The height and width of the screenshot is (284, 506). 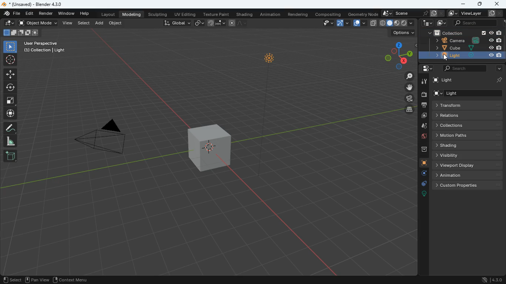 What do you see at coordinates (410, 14) in the screenshot?
I see `scene` at bounding box center [410, 14].